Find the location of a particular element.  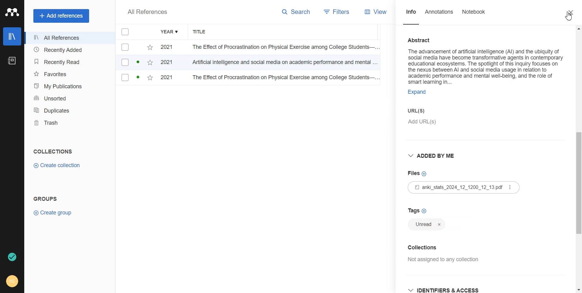

Added by me is located at coordinates (433, 155).